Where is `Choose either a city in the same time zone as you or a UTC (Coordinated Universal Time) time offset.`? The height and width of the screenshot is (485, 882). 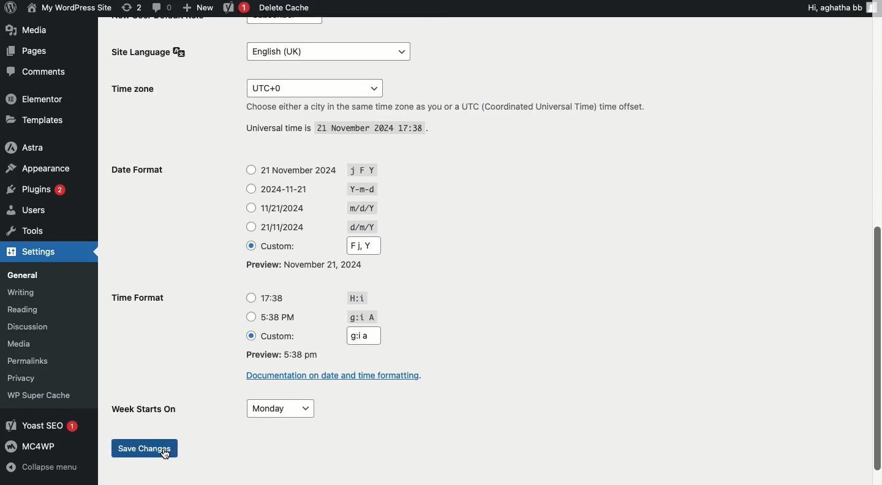
Choose either a city in the same time zone as you or a UTC (Coordinated Universal Time) time offset. is located at coordinates (465, 107).